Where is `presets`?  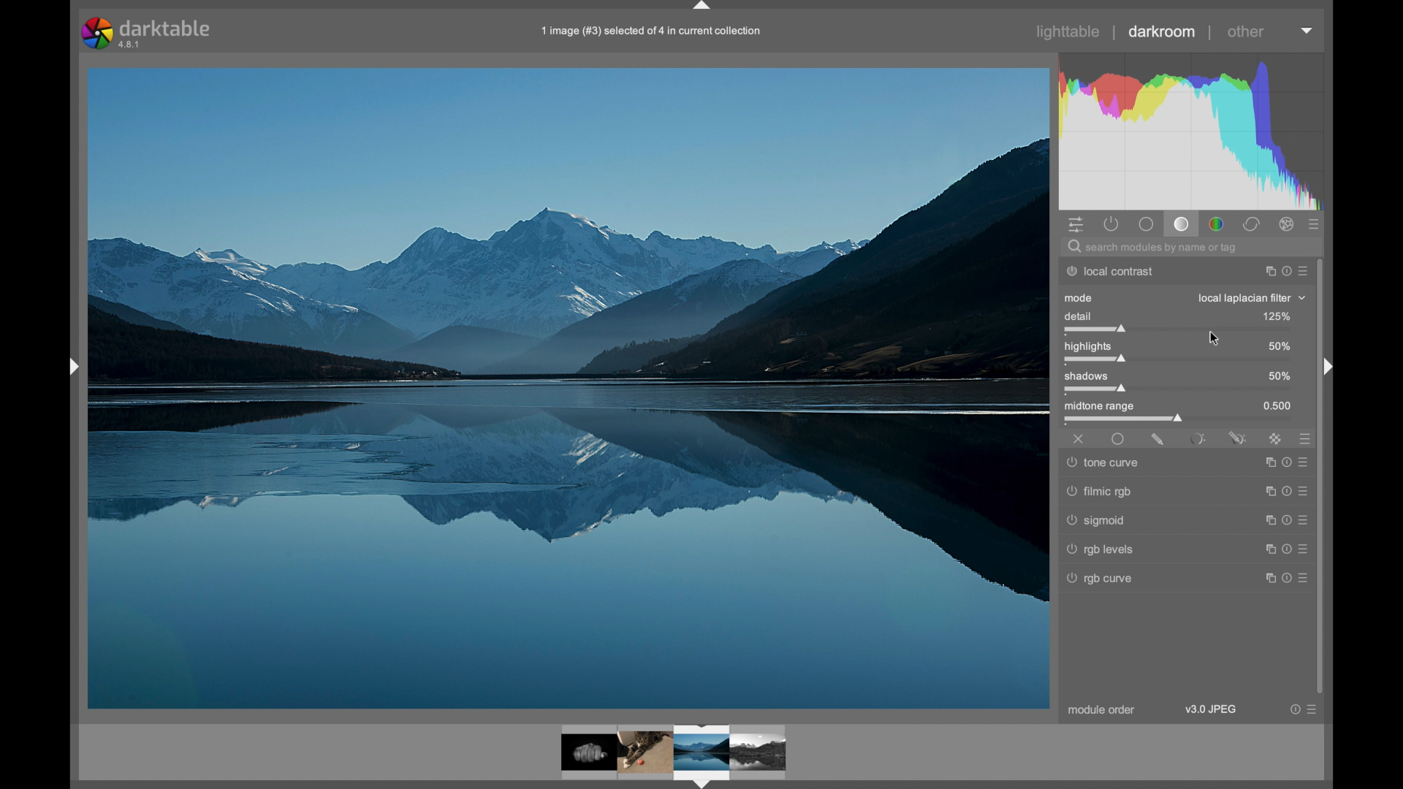
presets is located at coordinates (1317, 226).